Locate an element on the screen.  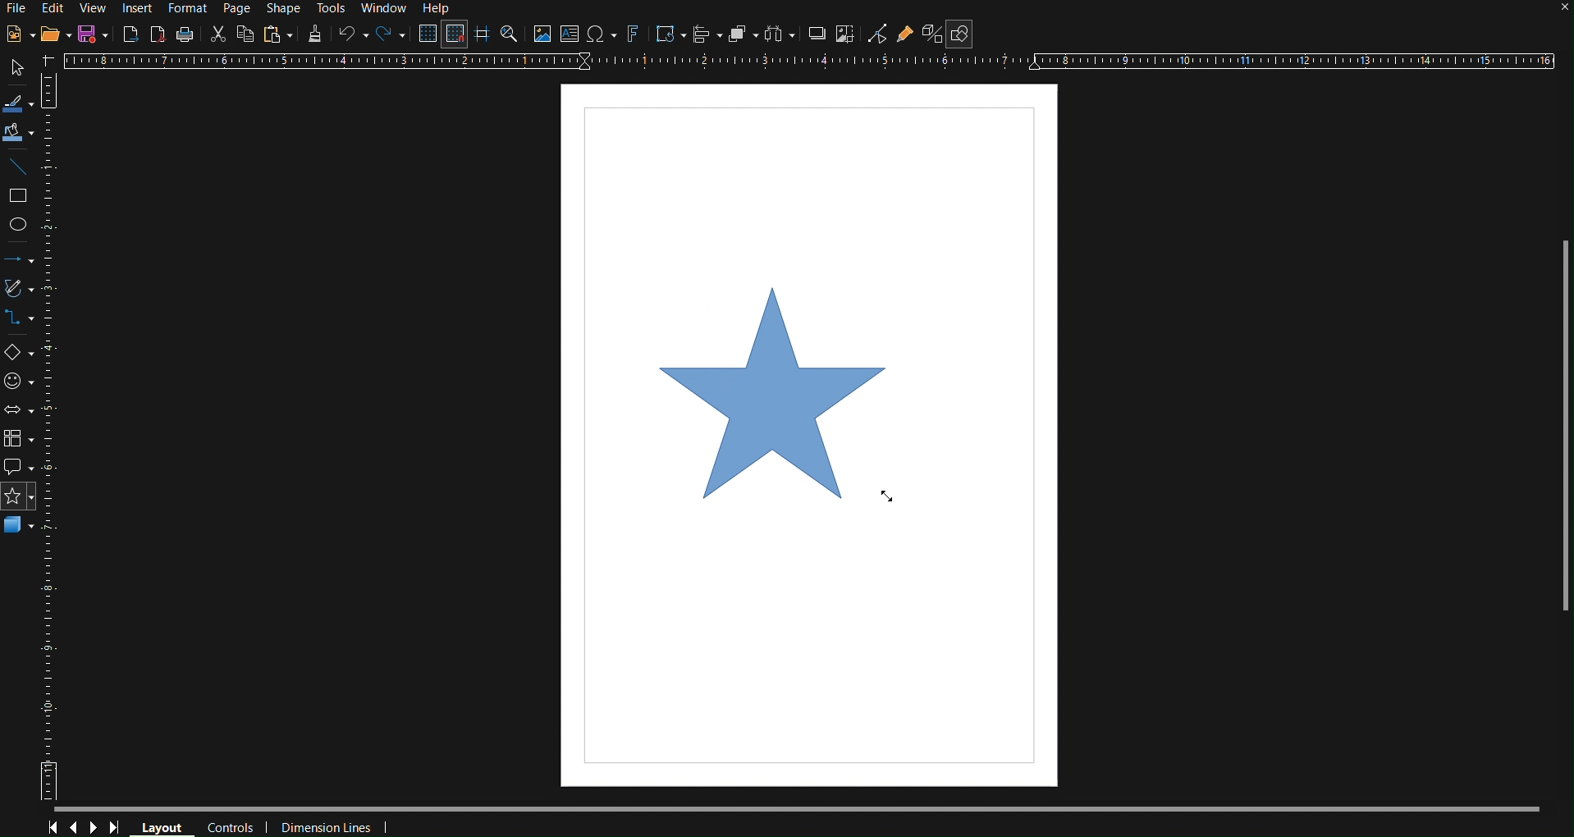
Undo is located at coordinates (350, 35).